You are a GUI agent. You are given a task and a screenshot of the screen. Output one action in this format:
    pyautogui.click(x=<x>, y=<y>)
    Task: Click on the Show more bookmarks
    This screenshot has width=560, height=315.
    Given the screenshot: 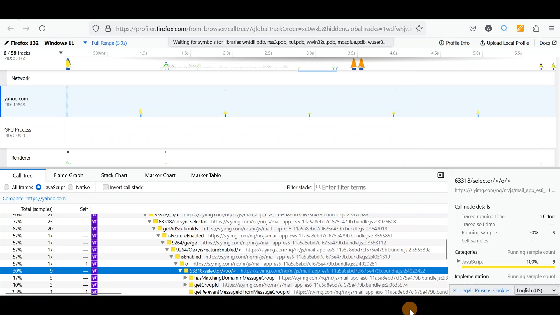 What is the action you would take?
    pyautogui.click(x=492, y=44)
    